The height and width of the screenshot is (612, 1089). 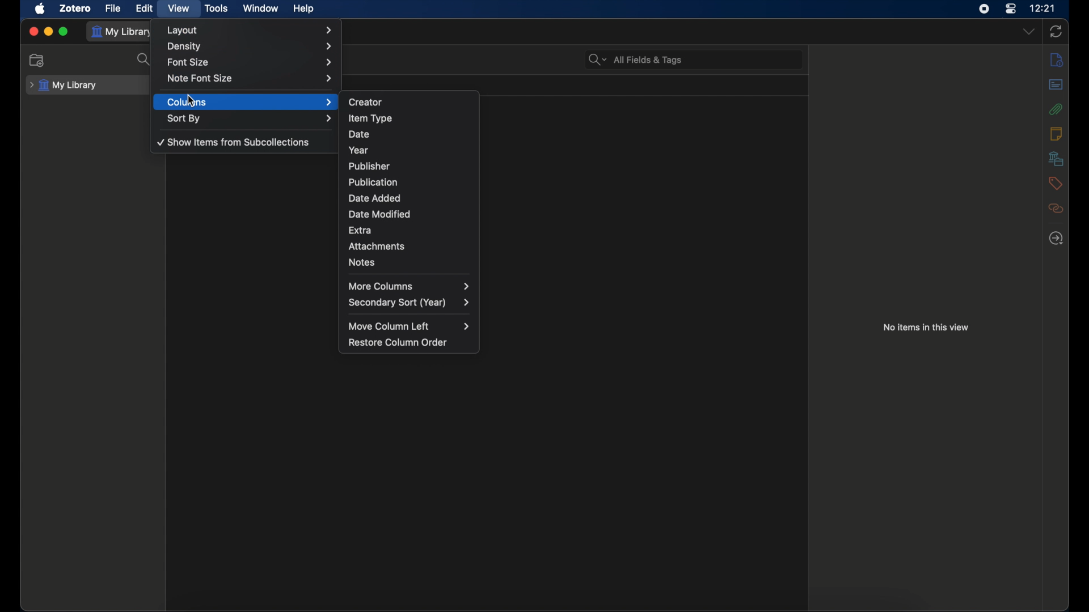 What do you see at coordinates (925, 328) in the screenshot?
I see `no items in this view` at bounding box center [925, 328].